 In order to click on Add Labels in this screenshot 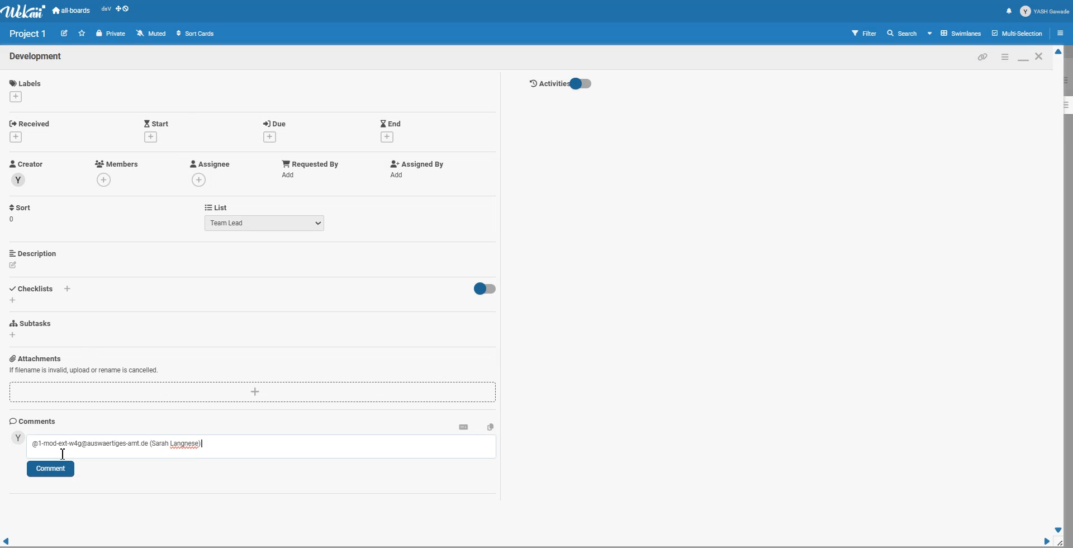, I will do `click(27, 81)`.